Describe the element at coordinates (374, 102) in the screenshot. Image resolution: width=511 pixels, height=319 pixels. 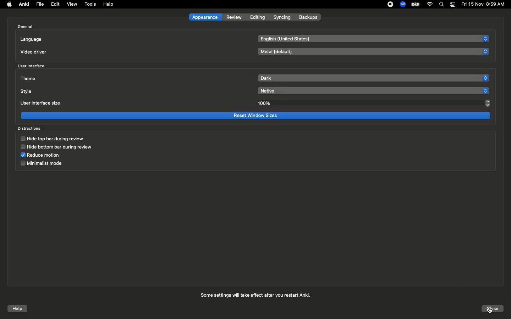
I see `100%` at that location.